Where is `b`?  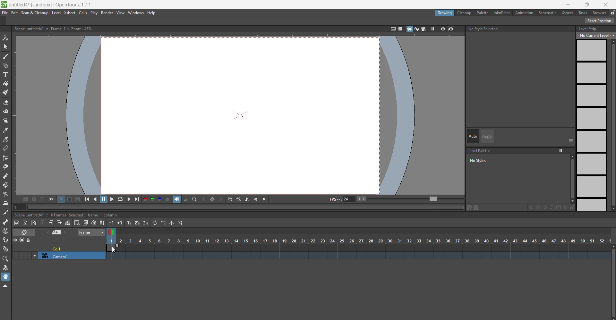
b is located at coordinates (599, 13).